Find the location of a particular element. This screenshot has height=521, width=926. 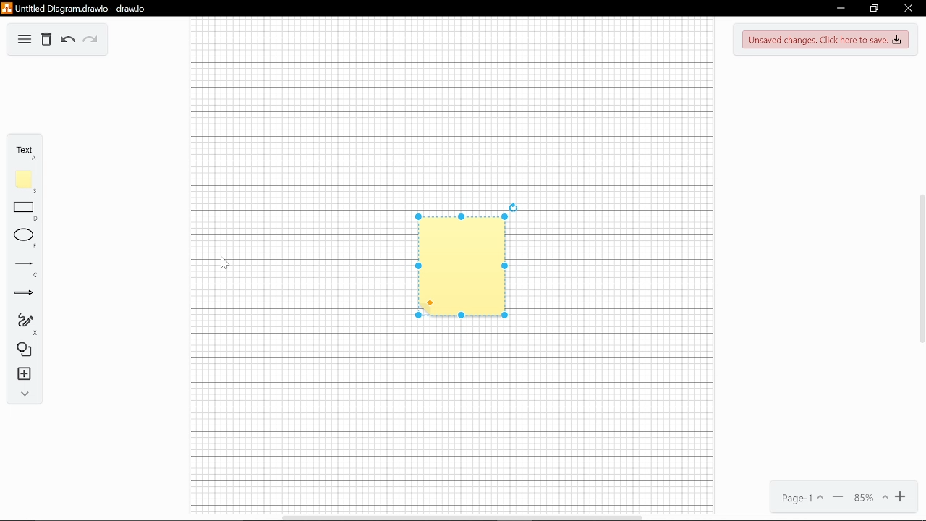

Ellipse is located at coordinates (24, 236).